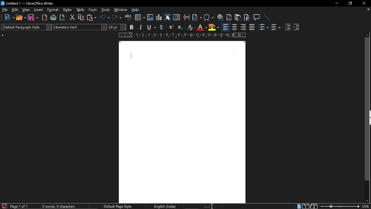 Image resolution: width=371 pixels, height=209 pixels. Describe the element at coordinates (161, 27) in the screenshot. I see `strikethrough` at that location.